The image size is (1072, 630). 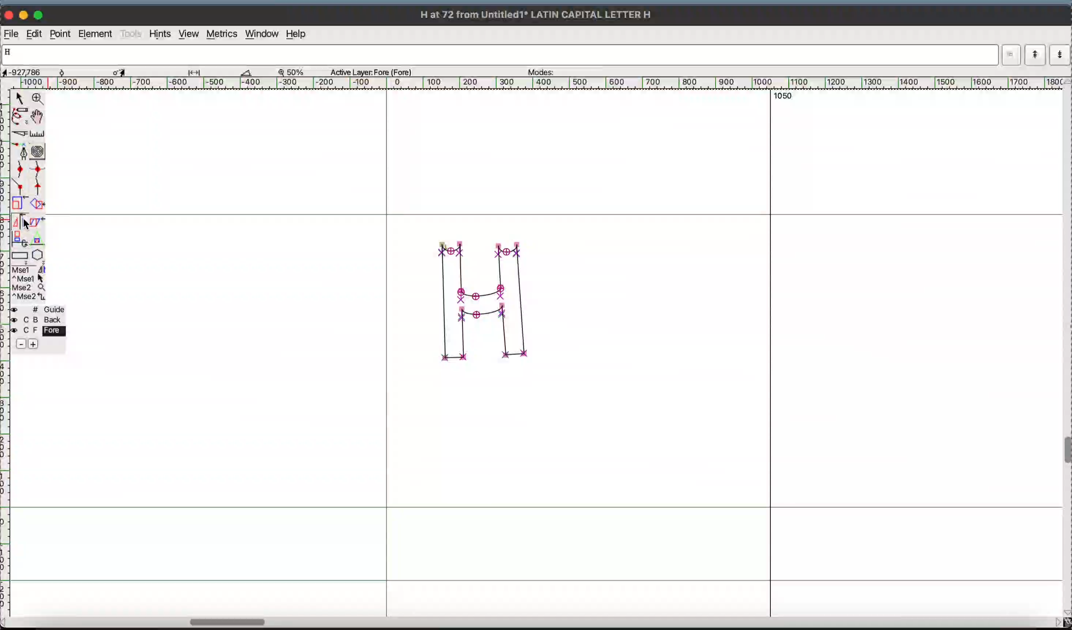 What do you see at coordinates (368, 72) in the screenshot?
I see `Active Layer: Fore (Fore)` at bounding box center [368, 72].